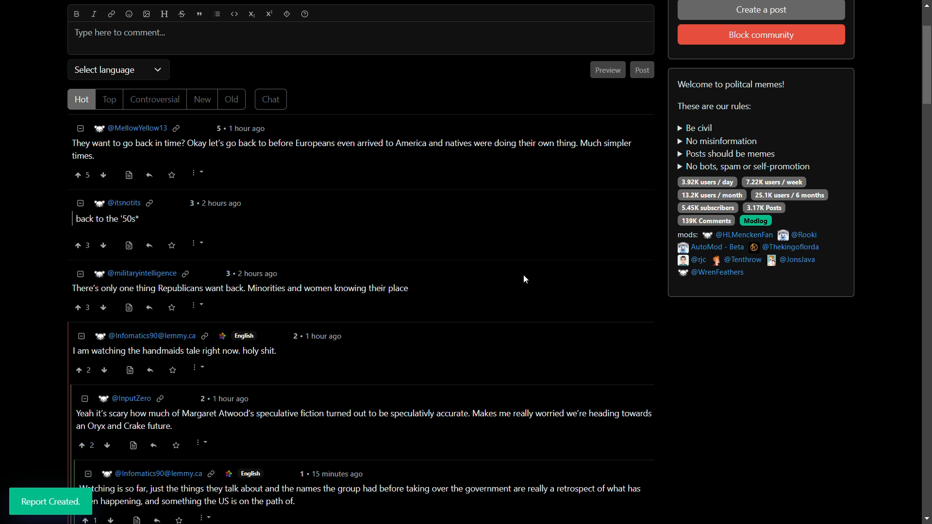 The image size is (932, 524). I want to click on scroll bar, so click(927, 263).